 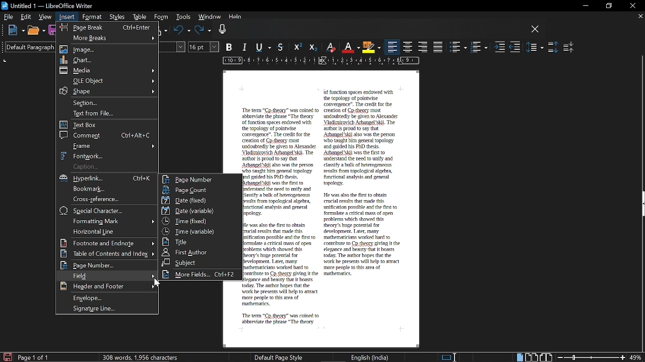 I want to click on Side bar, so click(x=641, y=205).